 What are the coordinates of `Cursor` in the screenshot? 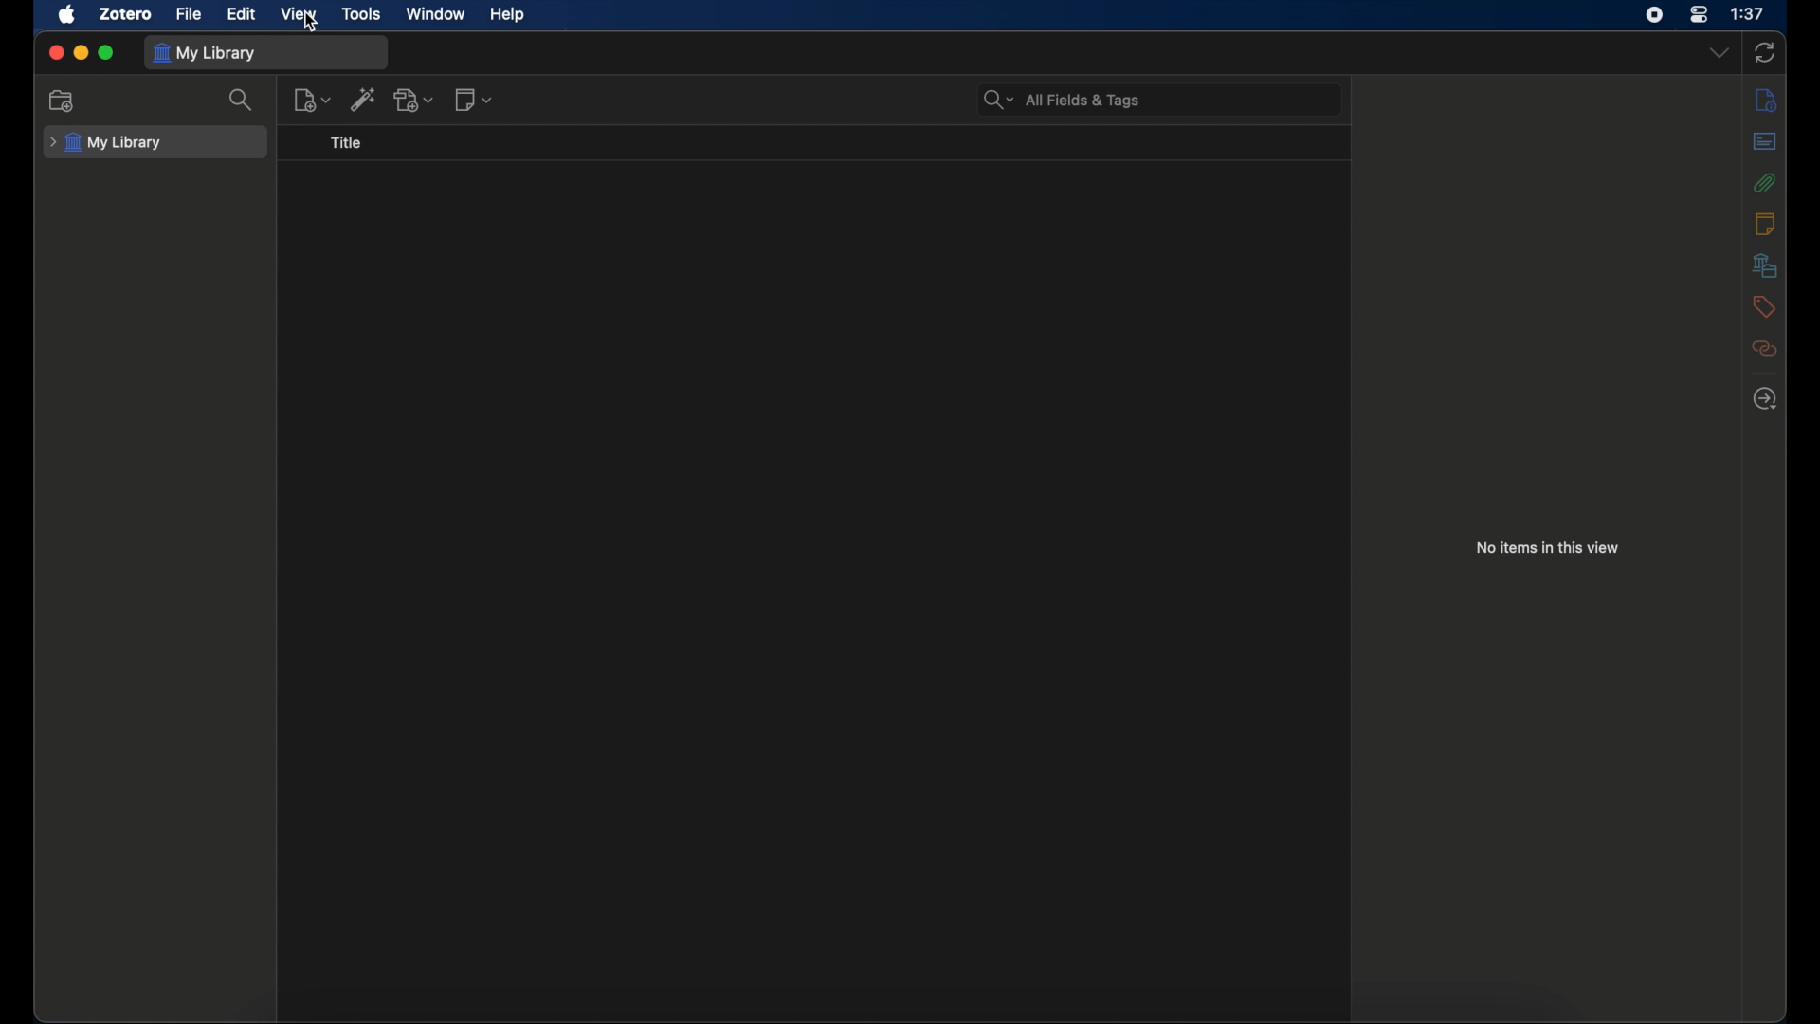 It's located at (311, 24).